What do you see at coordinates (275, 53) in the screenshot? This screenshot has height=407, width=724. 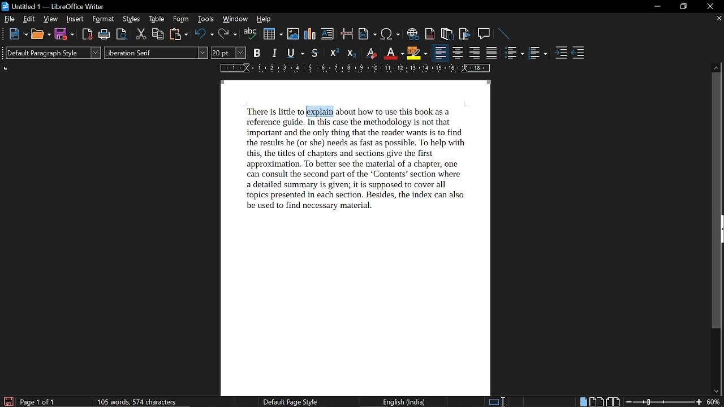 I see `italic` at bounding box center [275, 53].